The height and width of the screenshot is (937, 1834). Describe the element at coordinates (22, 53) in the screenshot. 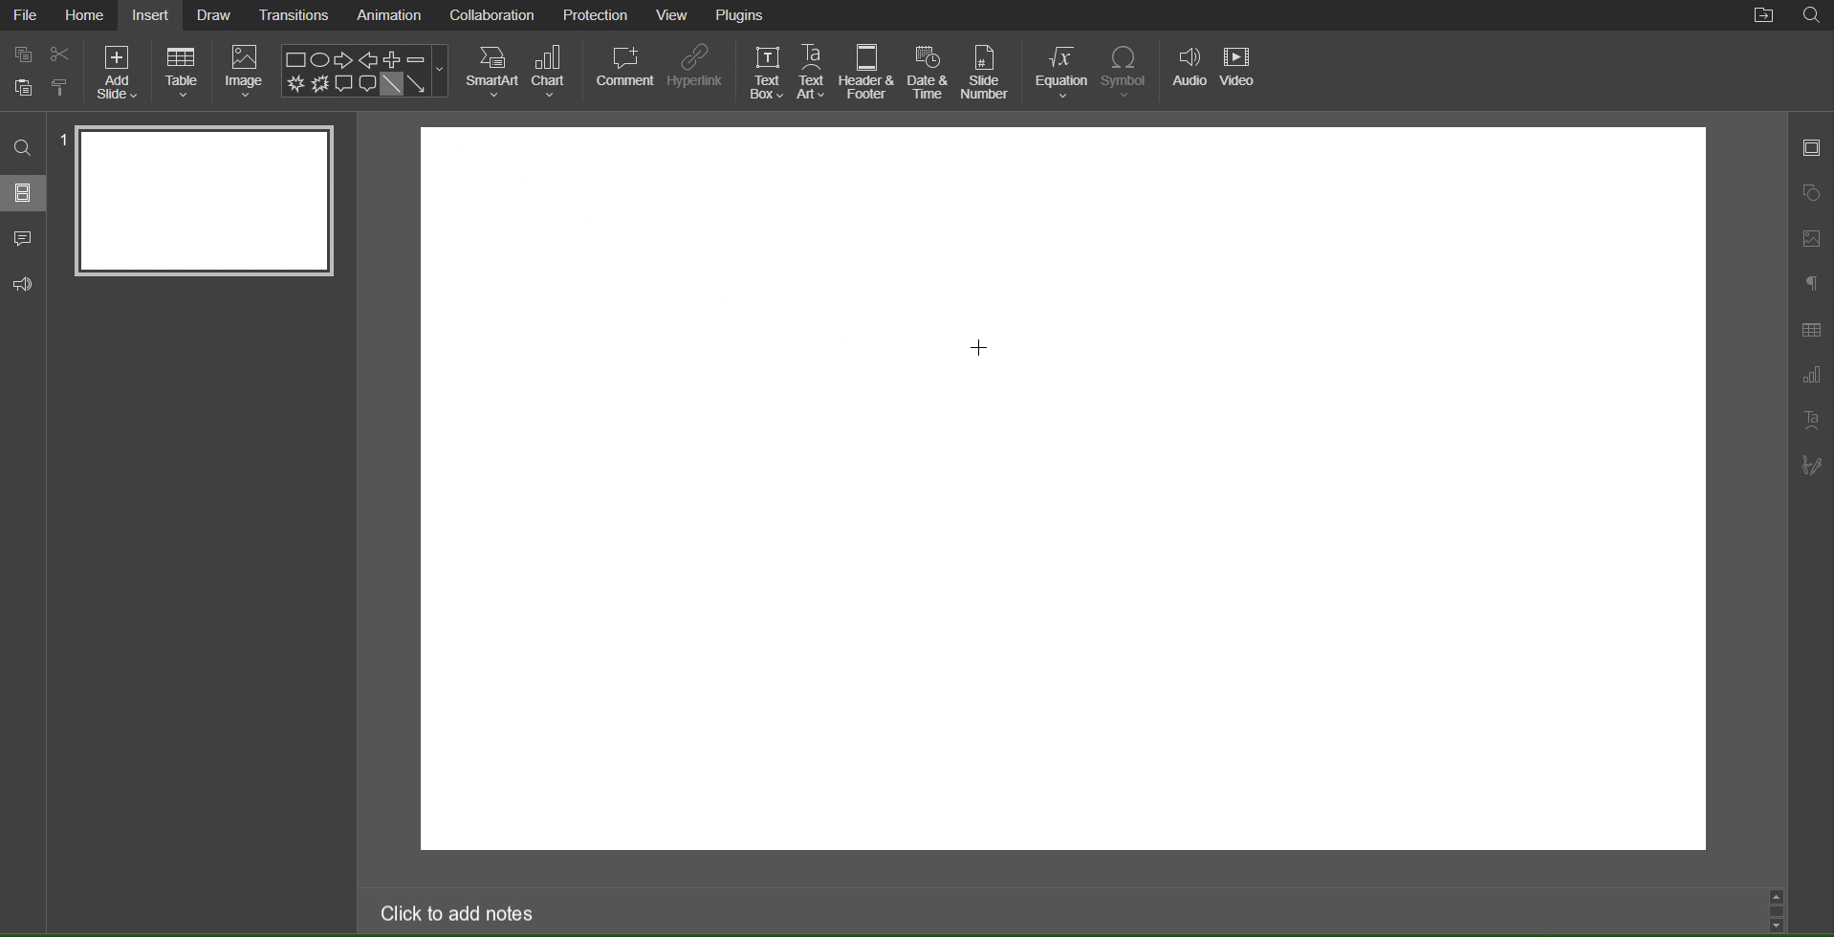

I see `Copy` at that location.